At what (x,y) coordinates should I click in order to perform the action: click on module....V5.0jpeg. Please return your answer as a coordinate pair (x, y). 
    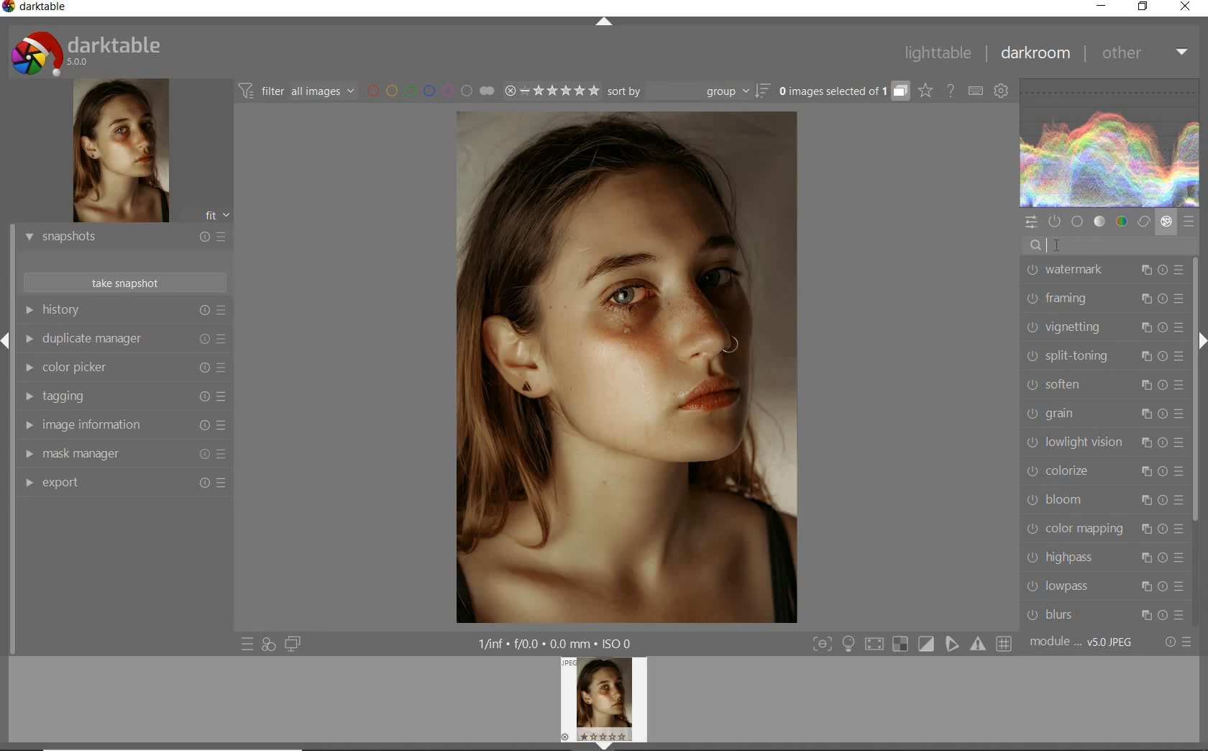
    Looking at the image, I should click on (1091, 644).